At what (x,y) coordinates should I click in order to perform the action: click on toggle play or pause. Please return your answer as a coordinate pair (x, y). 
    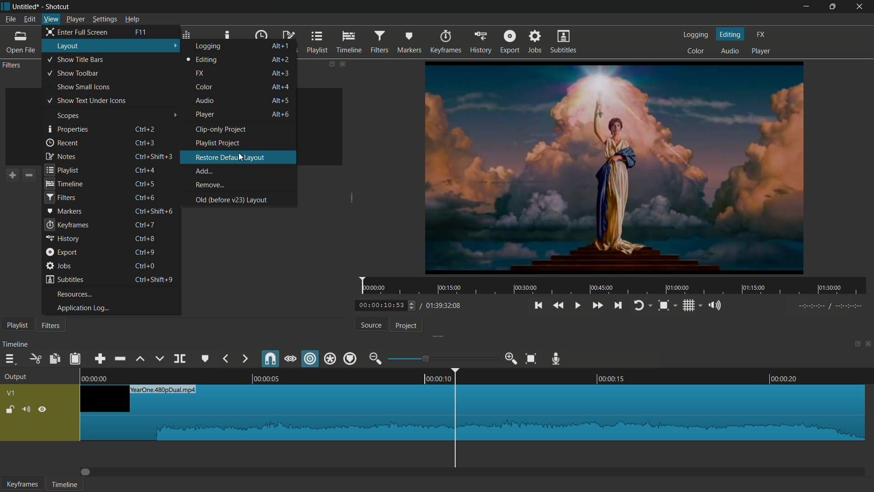
    Looking at the image, I should click on (577, 306).